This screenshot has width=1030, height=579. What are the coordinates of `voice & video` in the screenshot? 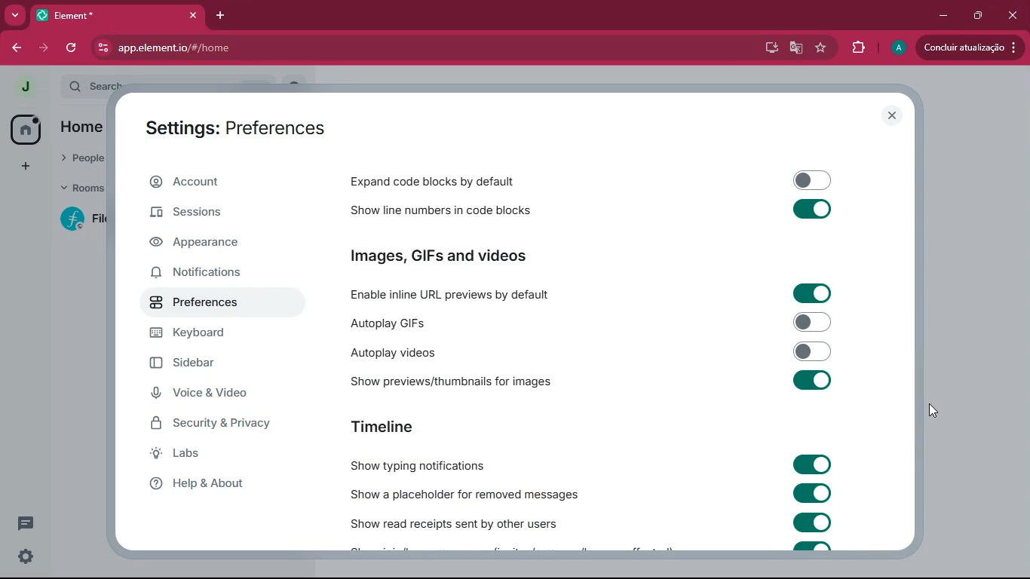 It's located at (212, 394).